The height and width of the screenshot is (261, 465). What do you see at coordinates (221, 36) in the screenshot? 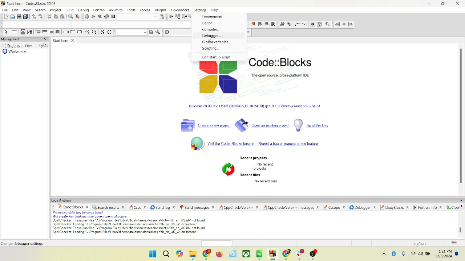
I see `debugger` at bounding box center [221, 36].